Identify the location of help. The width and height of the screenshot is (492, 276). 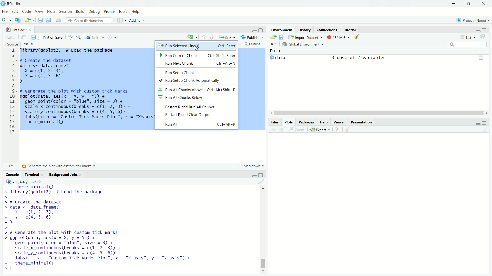
(324, 122).